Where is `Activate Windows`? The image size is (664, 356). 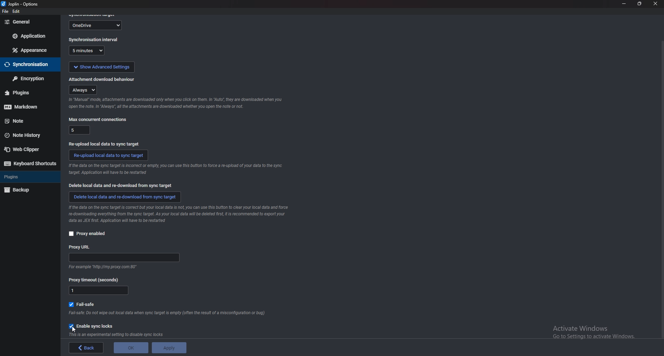
Activate Windows is located at coordinates (591, 330).